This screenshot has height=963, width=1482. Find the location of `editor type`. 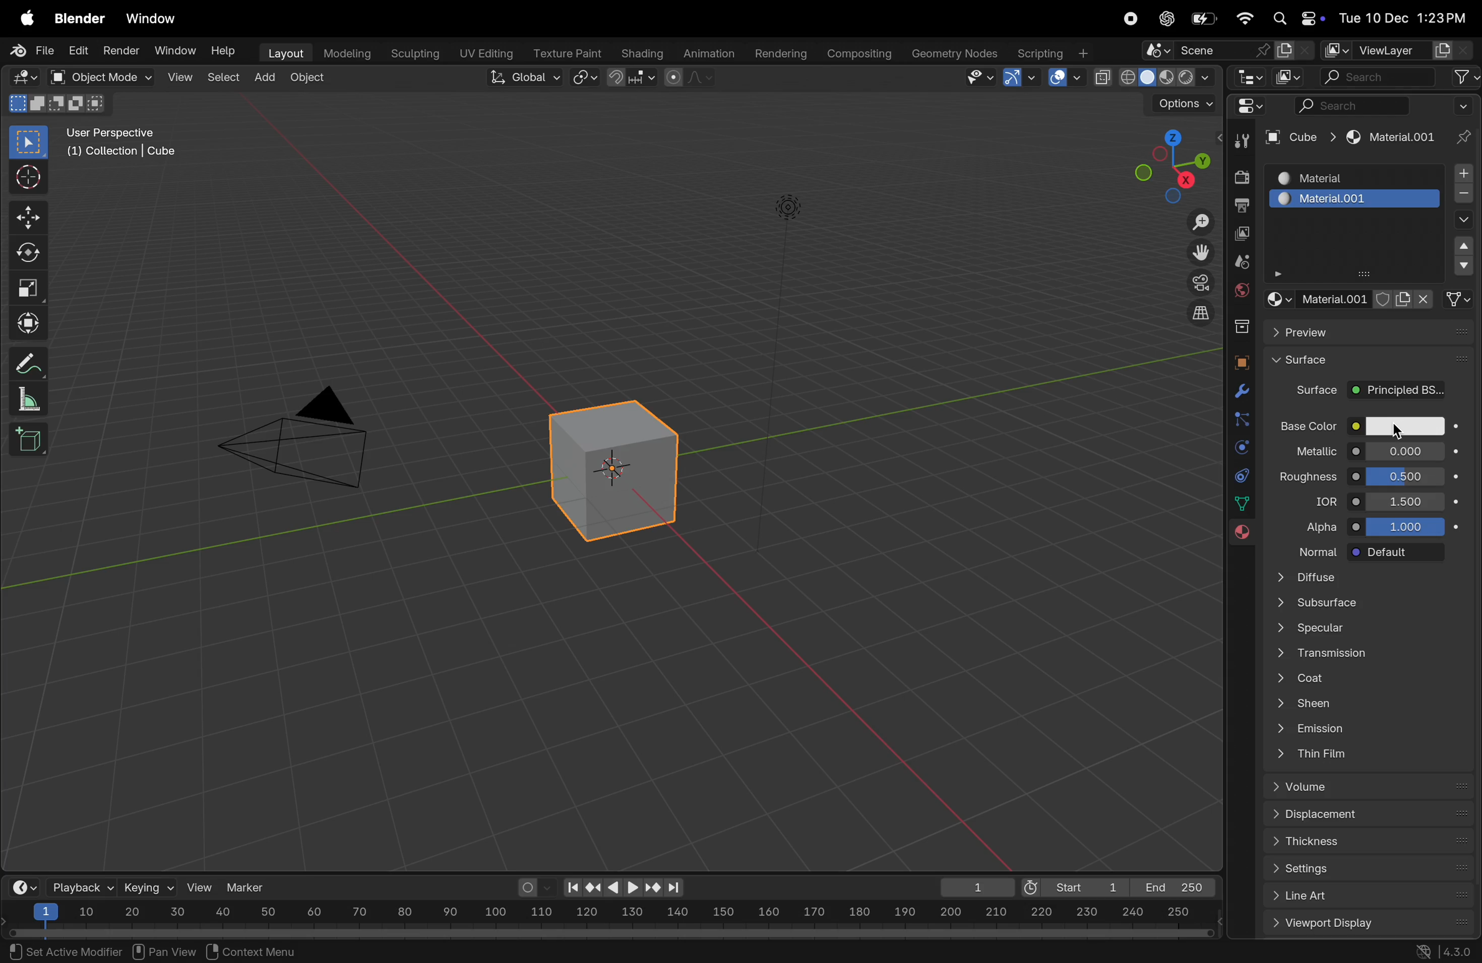

editor type is located at coordinates (1252, 79).